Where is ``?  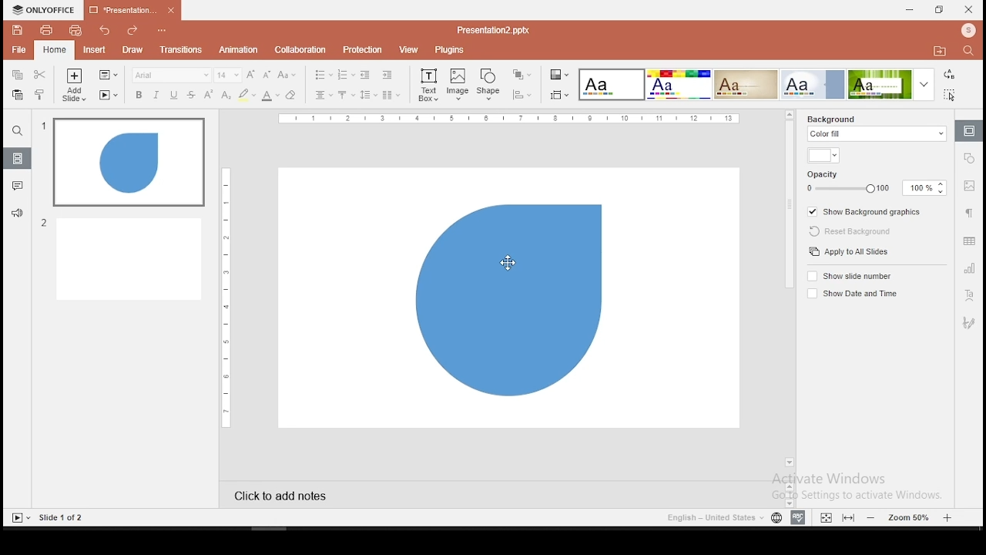
 is located at coordinates (970, 322).